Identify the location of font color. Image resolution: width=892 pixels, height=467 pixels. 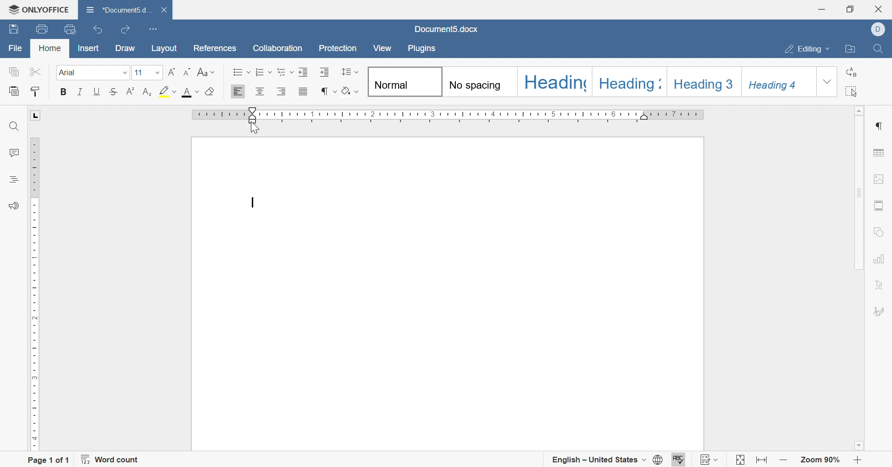
(190, 91).